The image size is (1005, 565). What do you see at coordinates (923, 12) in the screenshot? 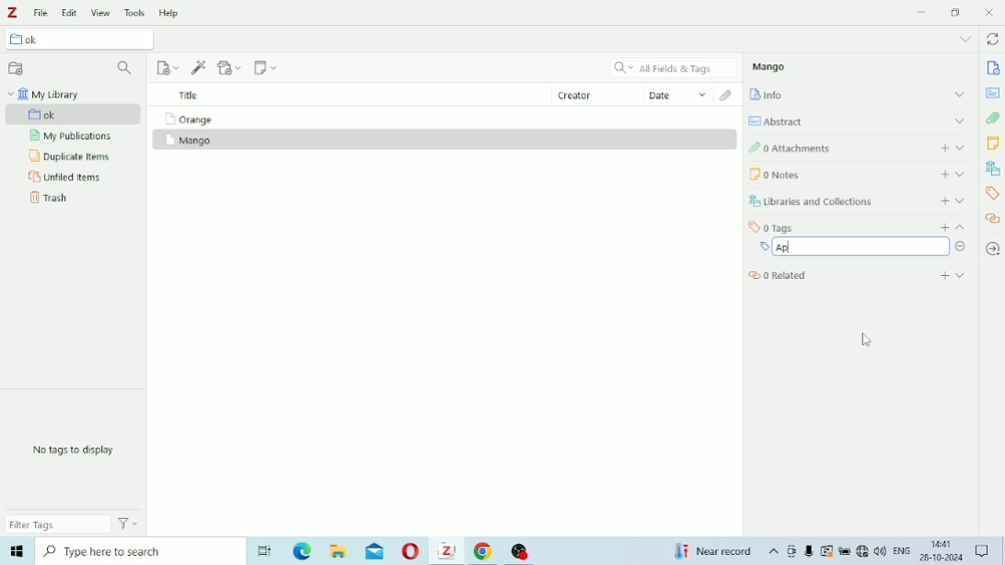
I see `Minimize` at bounding box center [923, 12].